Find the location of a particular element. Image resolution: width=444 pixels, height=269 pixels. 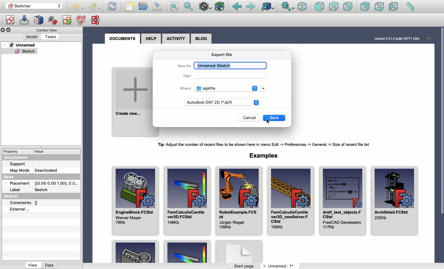

FemCalculixCantile ver3D_newSolver.FCStd 158Kb is located at coordinates (290, 200).